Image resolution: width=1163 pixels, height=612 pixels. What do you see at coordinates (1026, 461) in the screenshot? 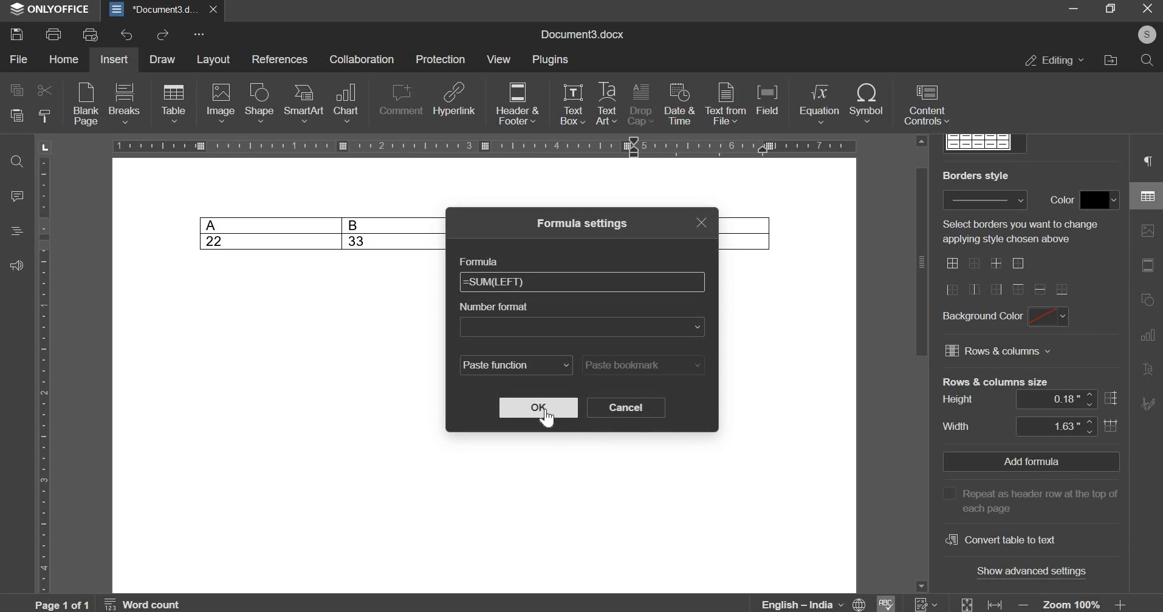
I see `add formula` at bounding box center [1026, 461].